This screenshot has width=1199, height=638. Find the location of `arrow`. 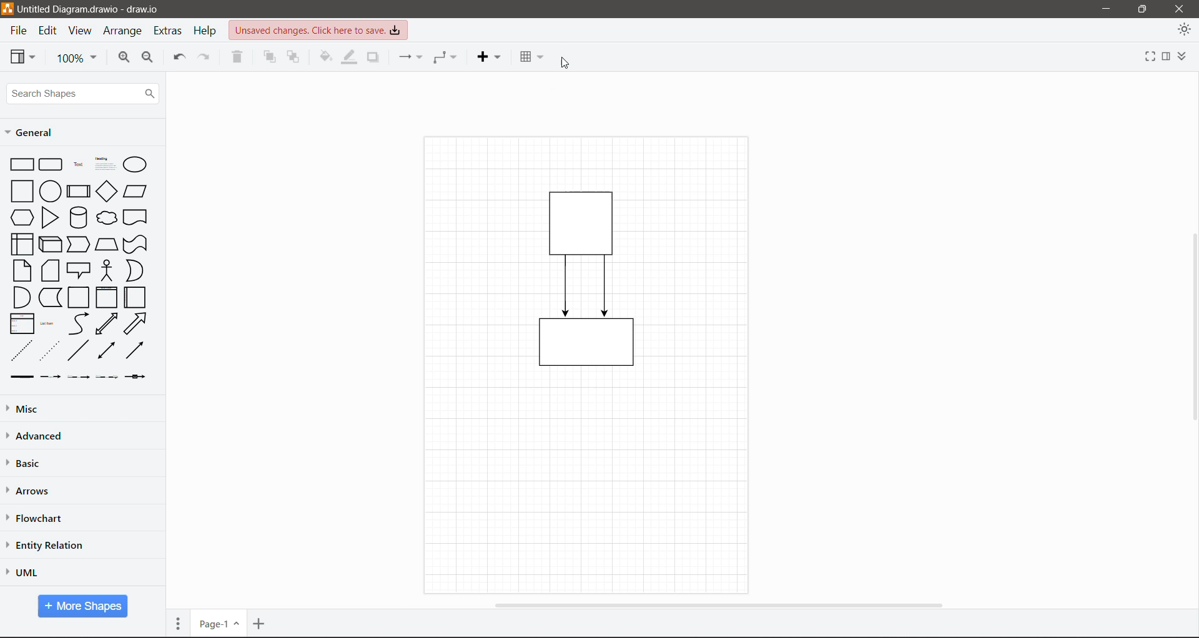

arrow is located at coordinates (136, 323).